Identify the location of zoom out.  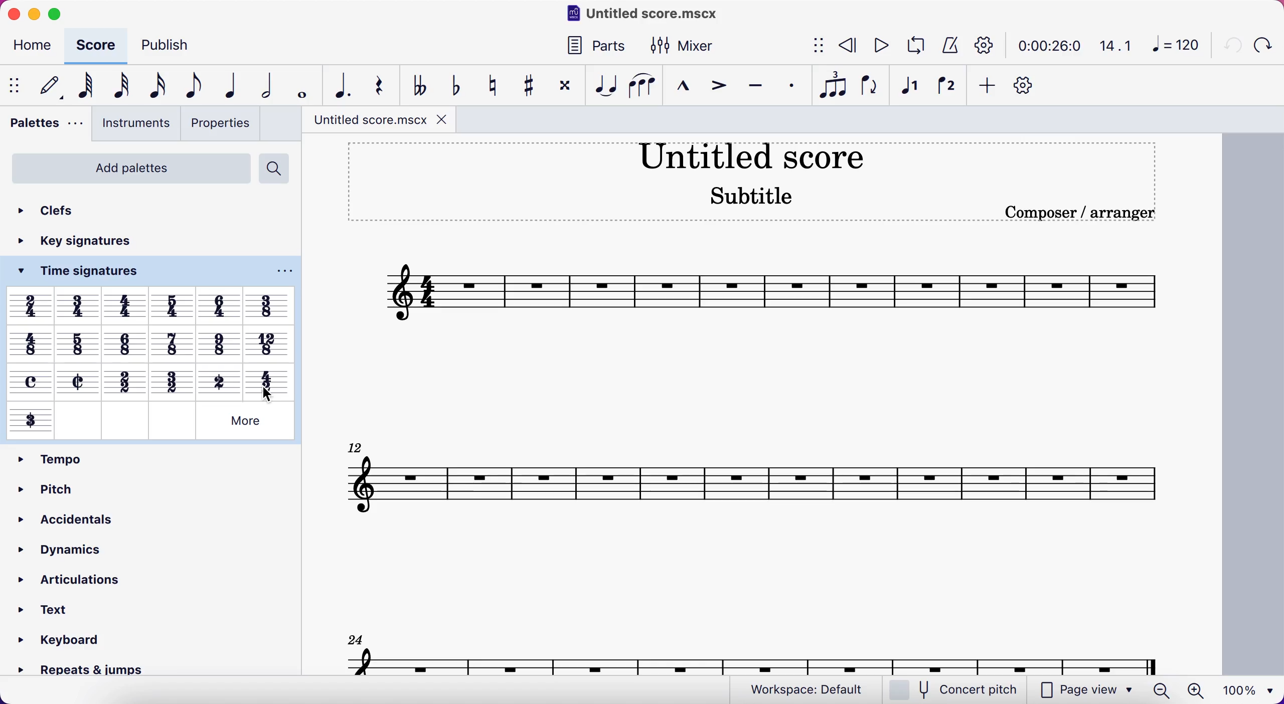
(1164, 690).